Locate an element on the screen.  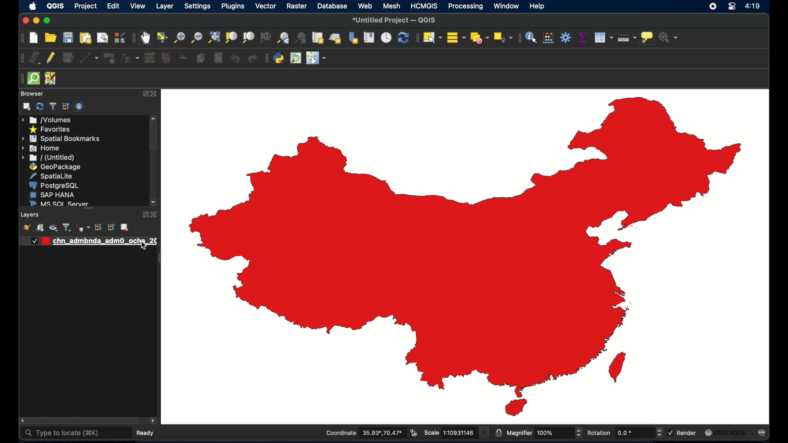
apple icon is located at coordinates (32, 6).